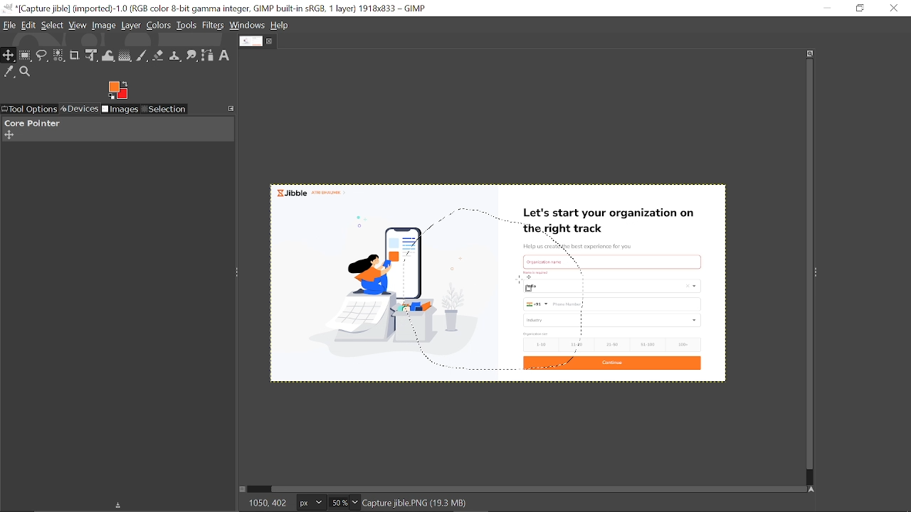 The height and width of the screenshot is (512, 911). Describe the element at coordinates (26, 56) in the screenshot. I see `Rectangular select tool` at that location.